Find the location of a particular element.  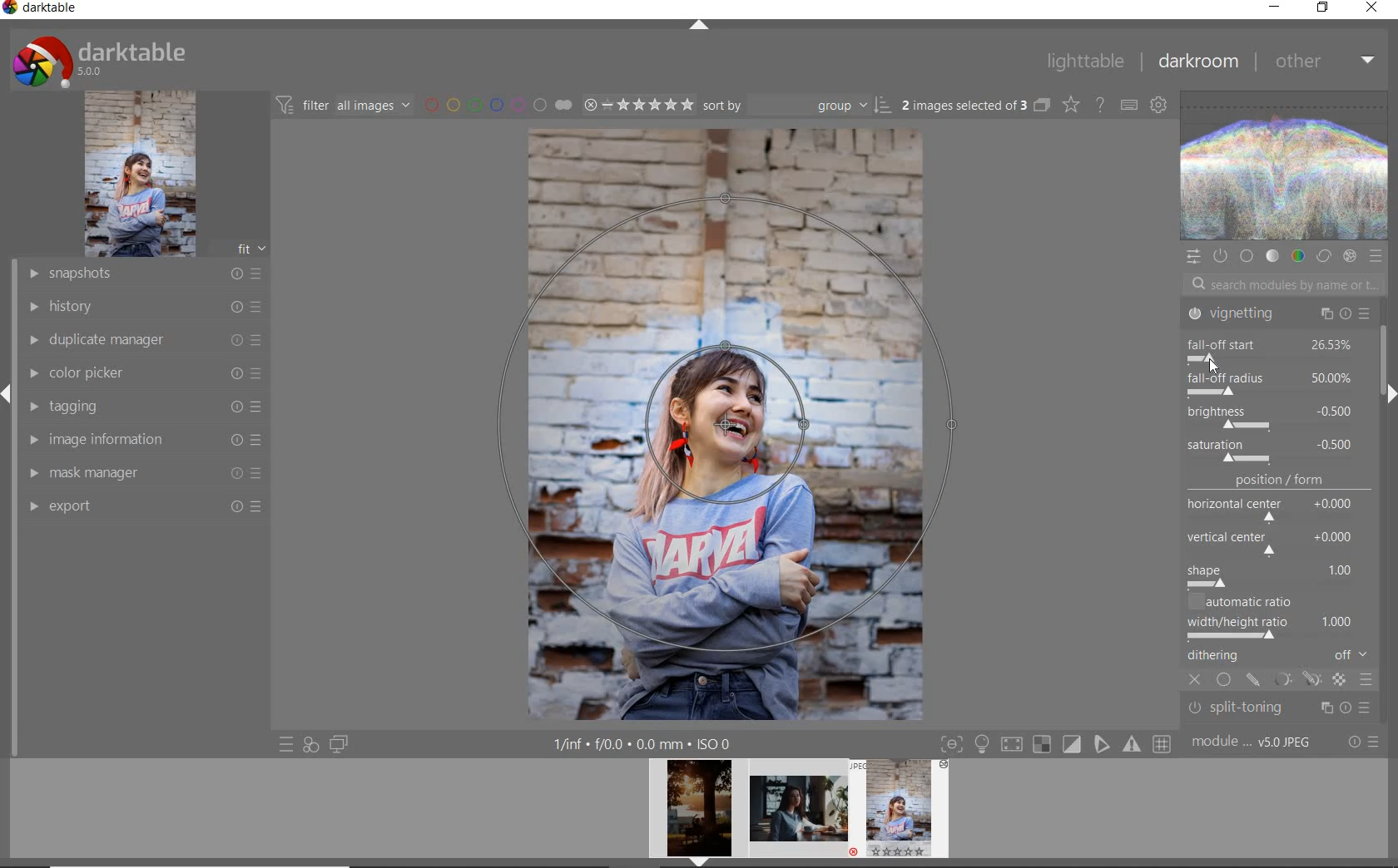

correct is located at coordinates (1324, 257).